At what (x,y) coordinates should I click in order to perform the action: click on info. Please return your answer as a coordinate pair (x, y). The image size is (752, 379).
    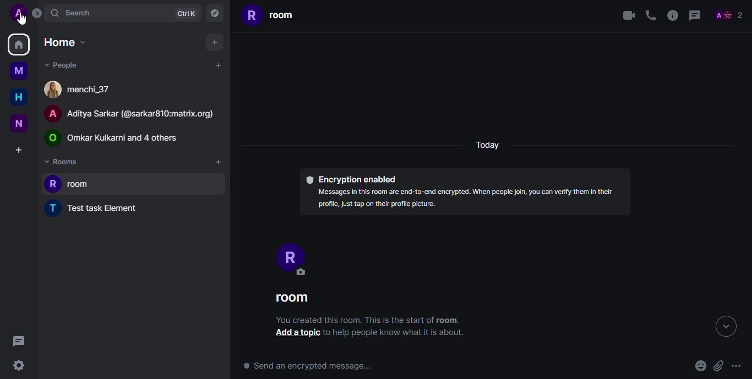
    Looking at the image, I should click on (365, 320).